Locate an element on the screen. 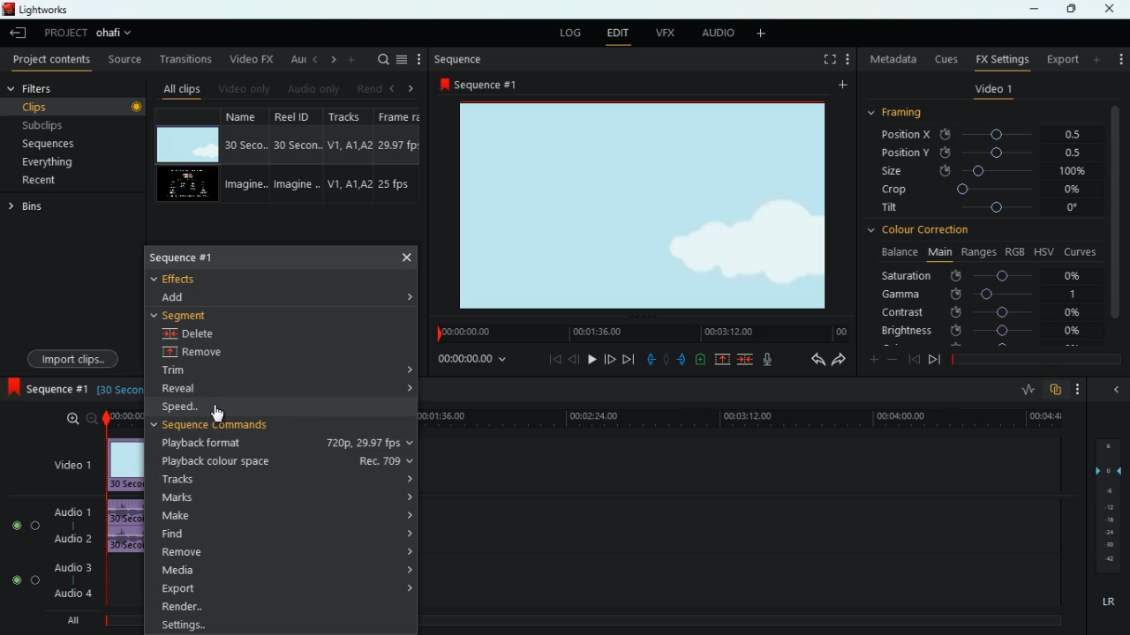 This screenshot has height=635, width=1130. pull is located at coordinates (650, 358).